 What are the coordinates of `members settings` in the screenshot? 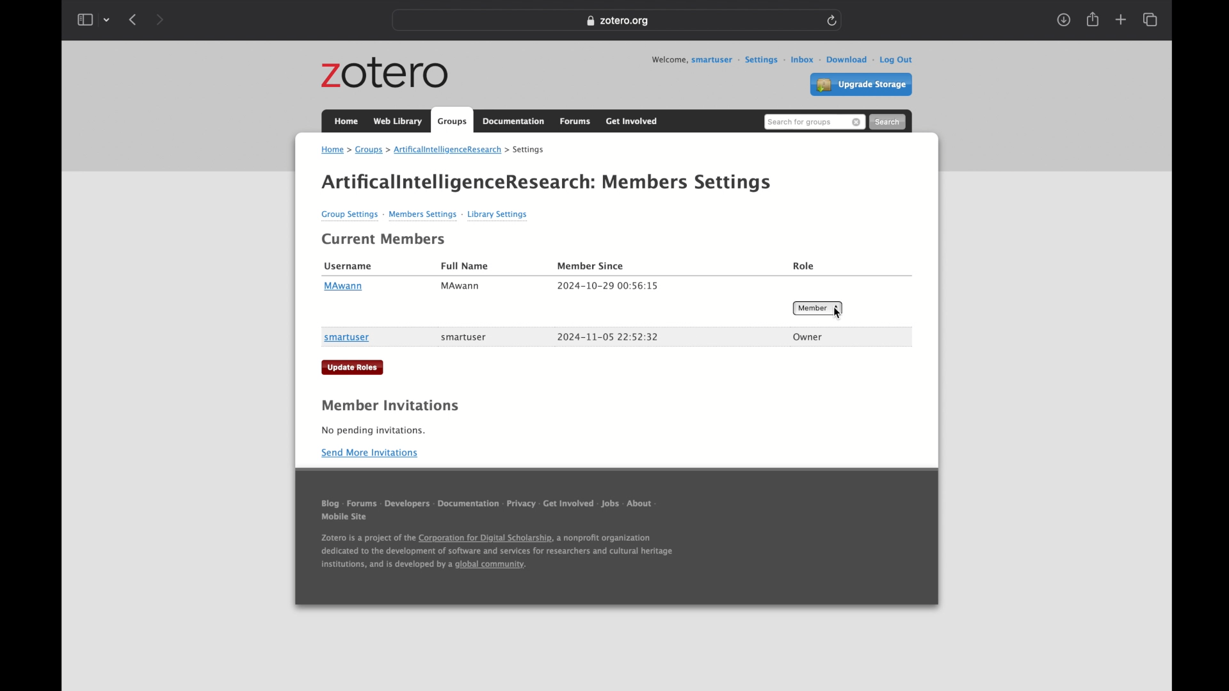 It's located at (423, 216).